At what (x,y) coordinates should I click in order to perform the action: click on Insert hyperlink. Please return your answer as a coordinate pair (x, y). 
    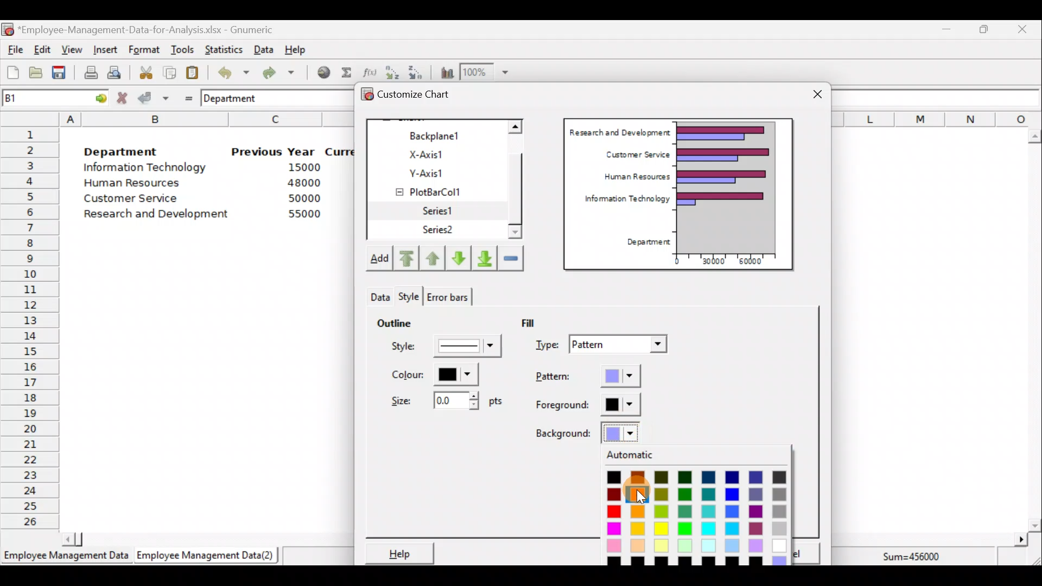
    Looking at the image, I should click on (320, 72).